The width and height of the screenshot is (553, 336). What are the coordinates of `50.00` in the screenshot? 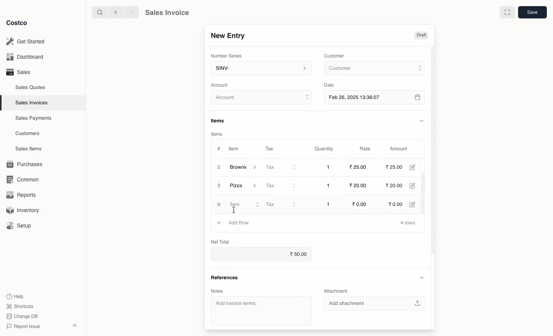 It's located at (300, 254).